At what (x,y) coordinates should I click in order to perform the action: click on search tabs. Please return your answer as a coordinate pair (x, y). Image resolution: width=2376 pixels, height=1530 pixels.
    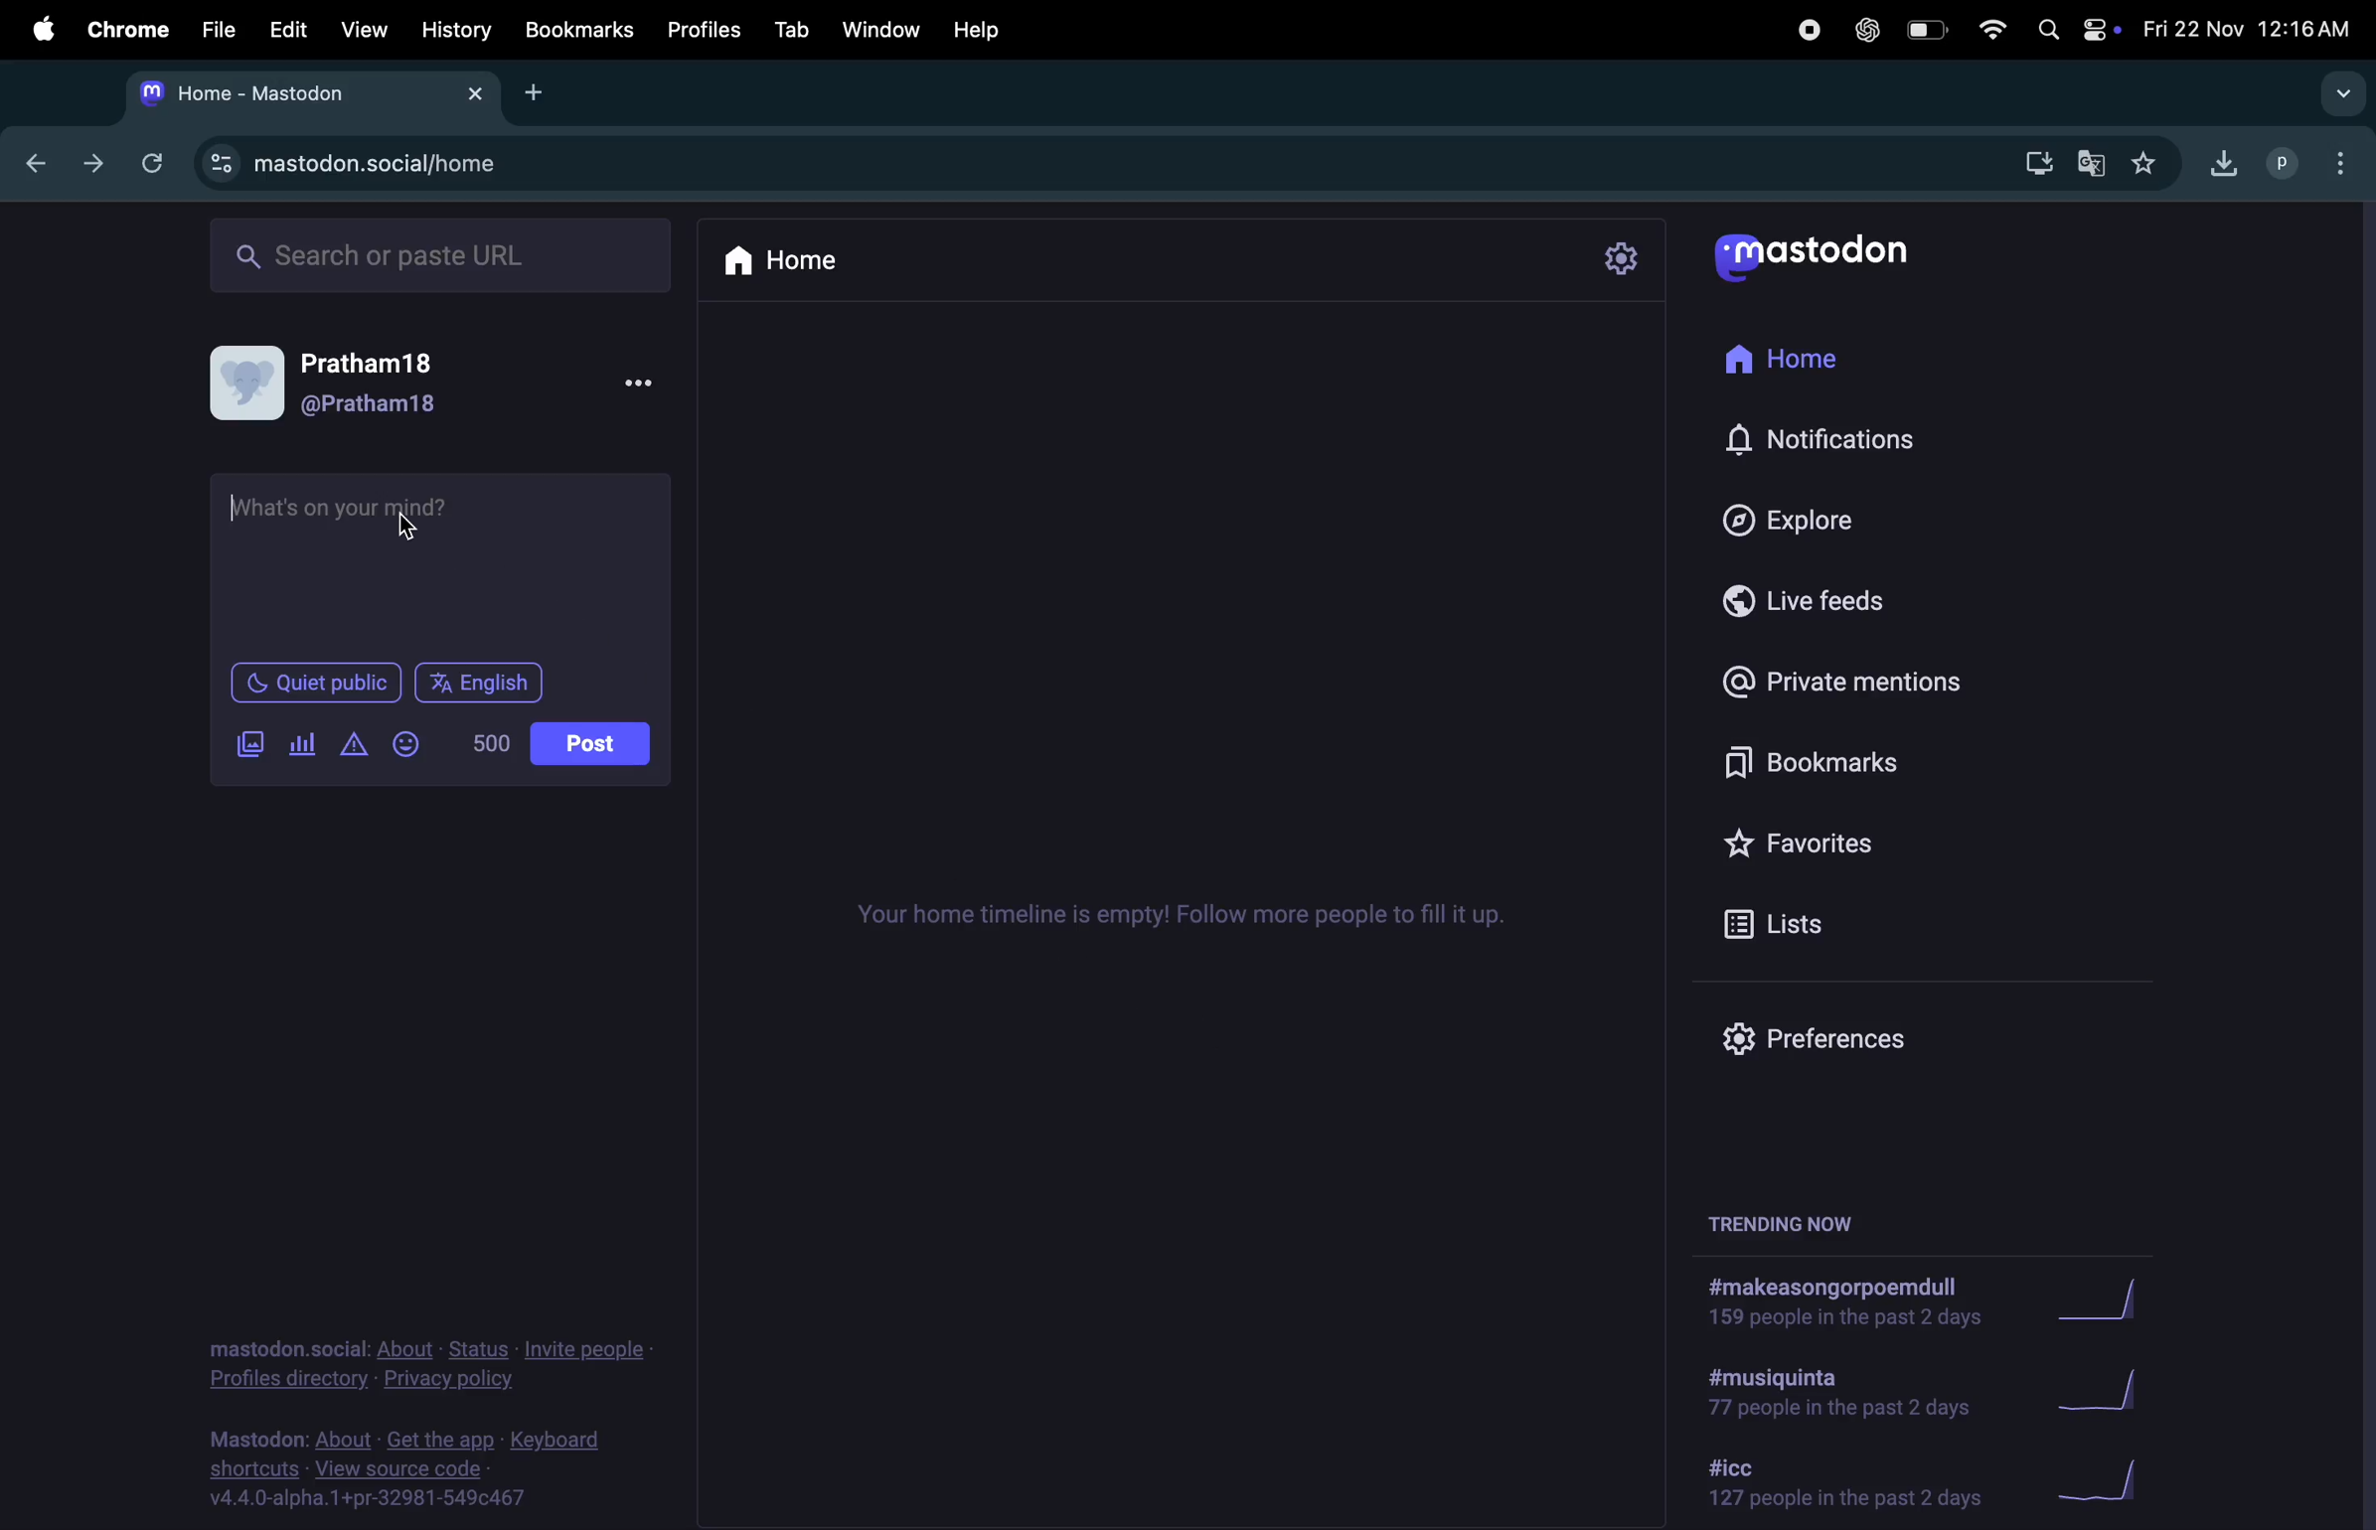
    Looking at the image, I should click on (2335, 95).